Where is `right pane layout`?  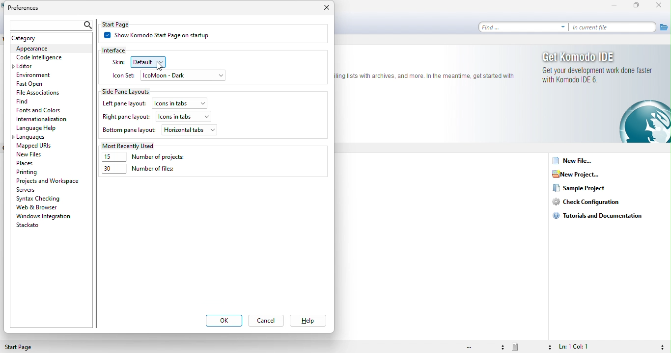 right pane layout is located at coordinates (126, 118).